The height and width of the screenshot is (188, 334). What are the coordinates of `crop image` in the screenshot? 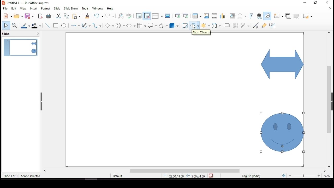 It's located at (234, 25).